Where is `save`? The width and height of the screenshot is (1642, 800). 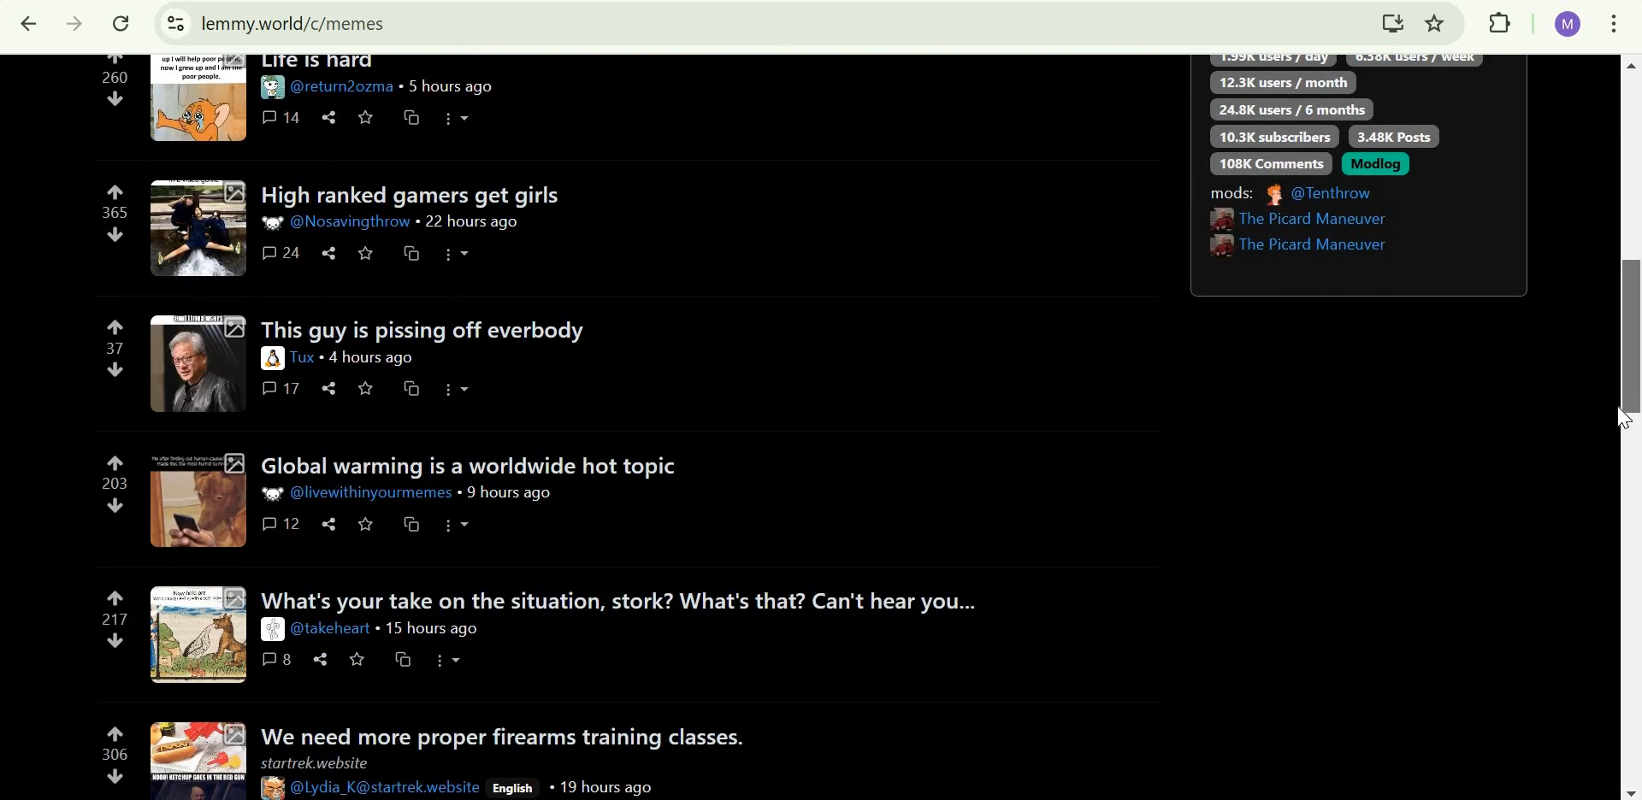 save is located at coordinates (366, 115).